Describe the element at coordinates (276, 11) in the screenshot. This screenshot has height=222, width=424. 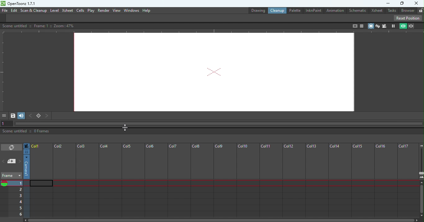
I see `Clean up` at that location.